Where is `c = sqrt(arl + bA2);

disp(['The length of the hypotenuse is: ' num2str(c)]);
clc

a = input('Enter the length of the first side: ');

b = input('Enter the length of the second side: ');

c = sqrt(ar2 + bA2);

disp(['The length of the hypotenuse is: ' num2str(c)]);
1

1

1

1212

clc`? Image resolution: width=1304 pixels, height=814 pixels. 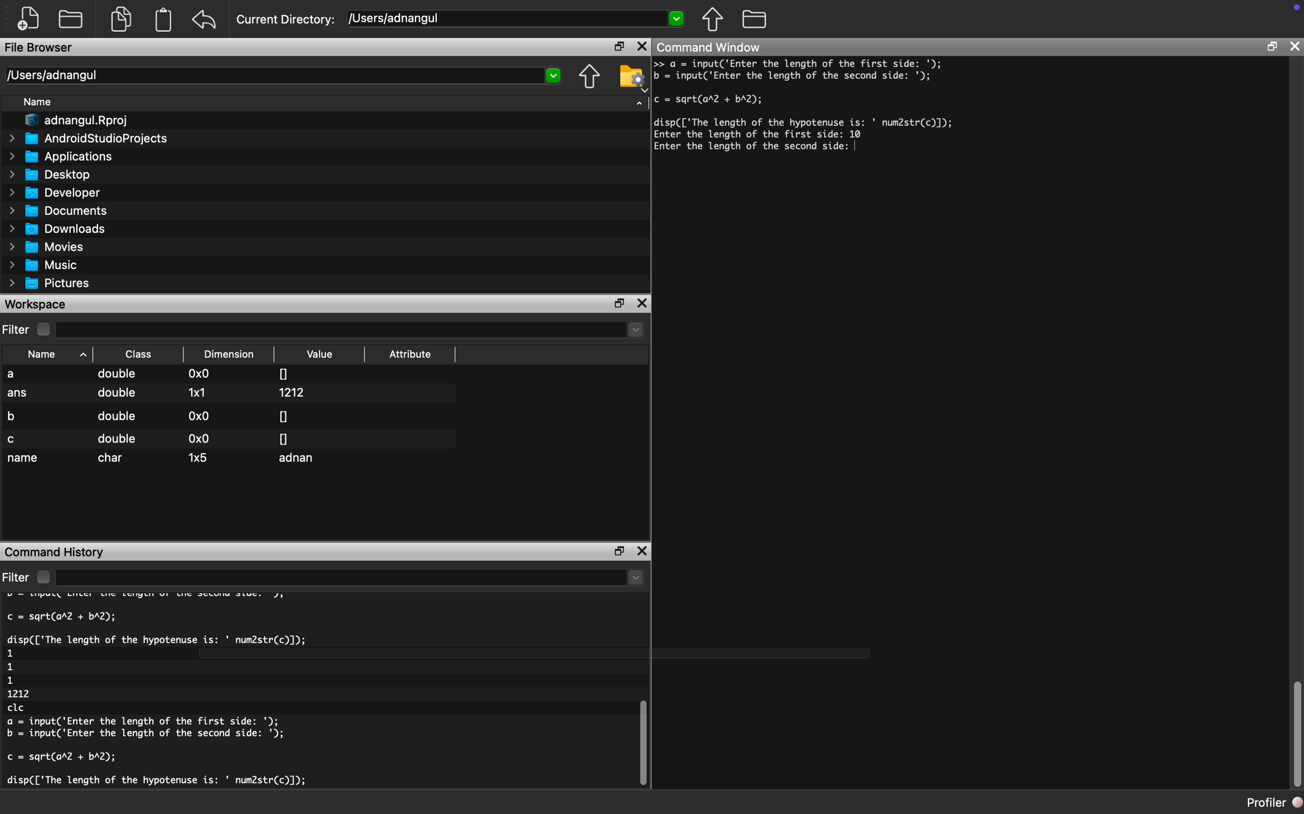 c = sqrt(arl + bA2);

disp(['The length of the hypotenuse is: ' num2str(c)]);
clc

a = input('Enter the length of the first side: ');

b = input('Enter the length of the second side: ');

c = sqrt(ar2 + bA2);

disp(['The length of the hypotenuse is: ' num2str(c)]);
1

1

1

1212

clc is located at coordinates (181, 693).